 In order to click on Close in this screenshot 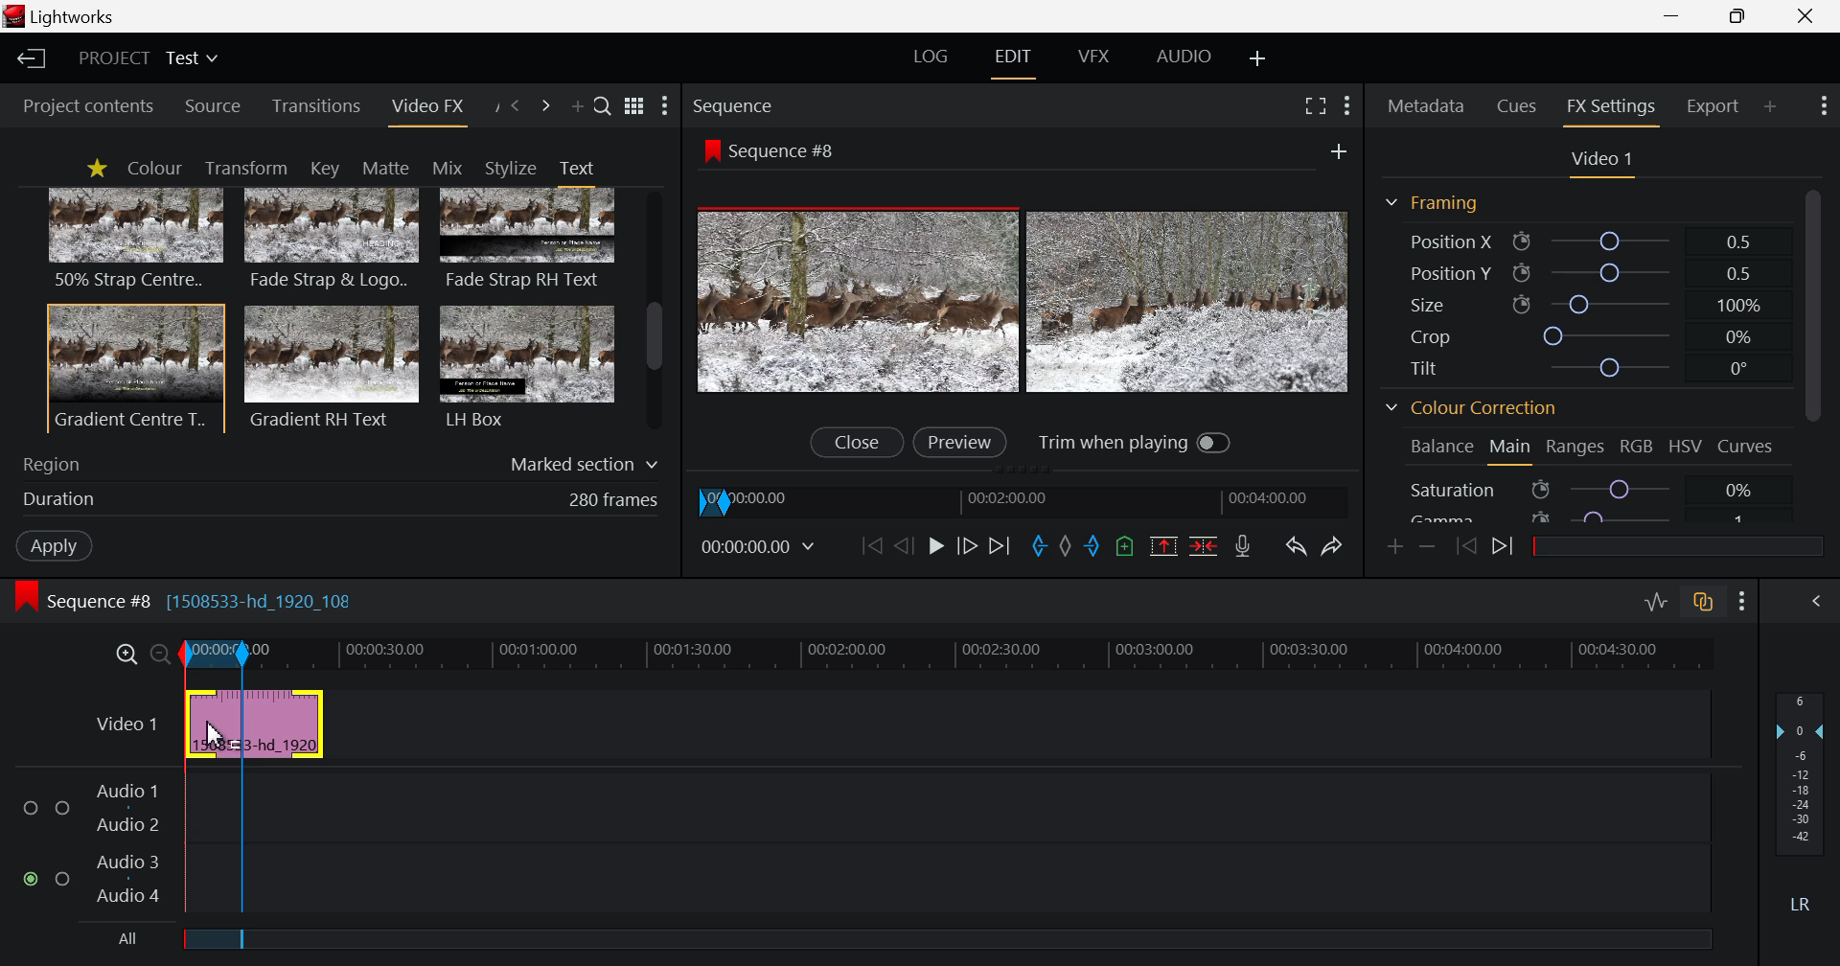, I will do `click(1807, 16)`.